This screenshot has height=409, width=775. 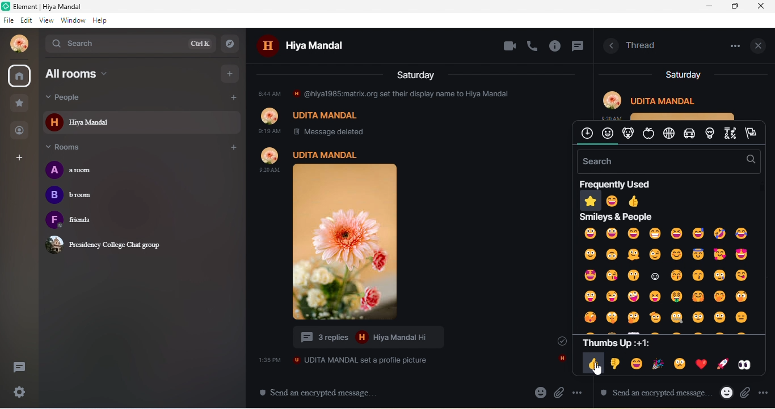 I want to click on explore, so click(x=232, y=43).